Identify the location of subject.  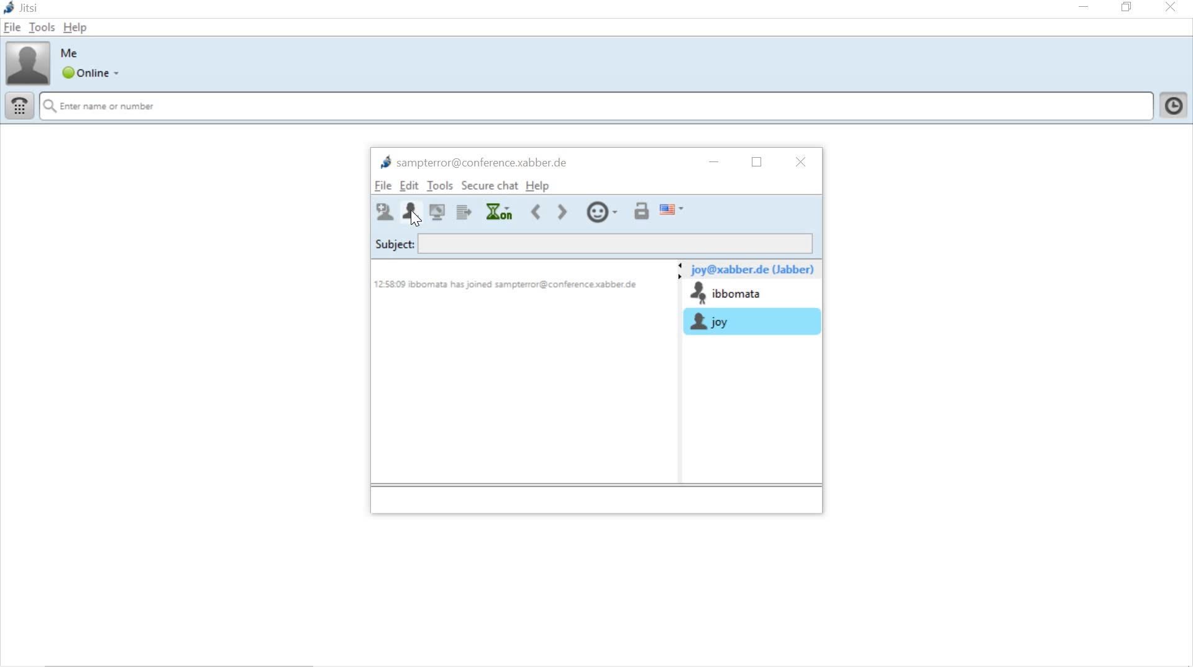
(597, 242).